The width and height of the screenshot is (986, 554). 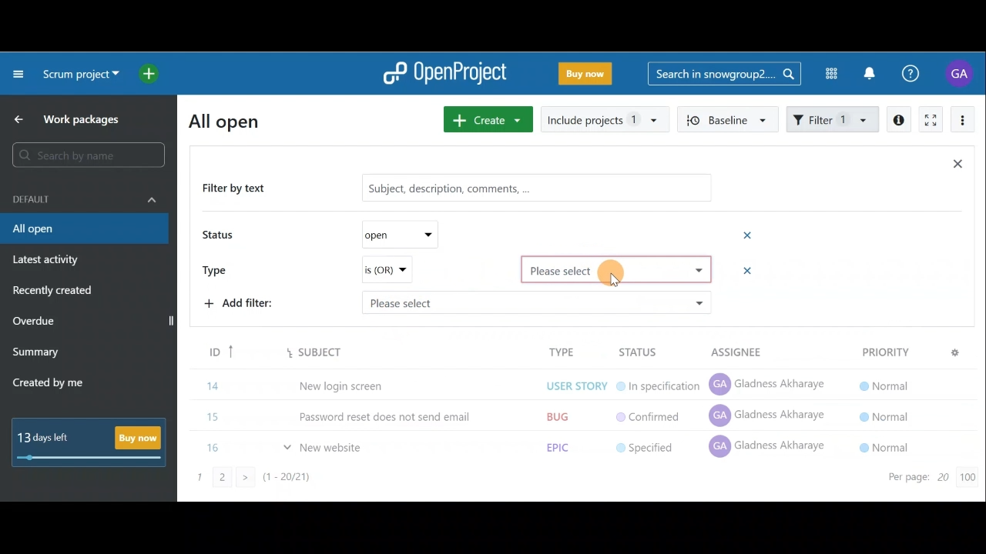 What do you see at coordinates (70, 119) in the screenshot?
I see `Work packages` at bounding box center [70, 119].